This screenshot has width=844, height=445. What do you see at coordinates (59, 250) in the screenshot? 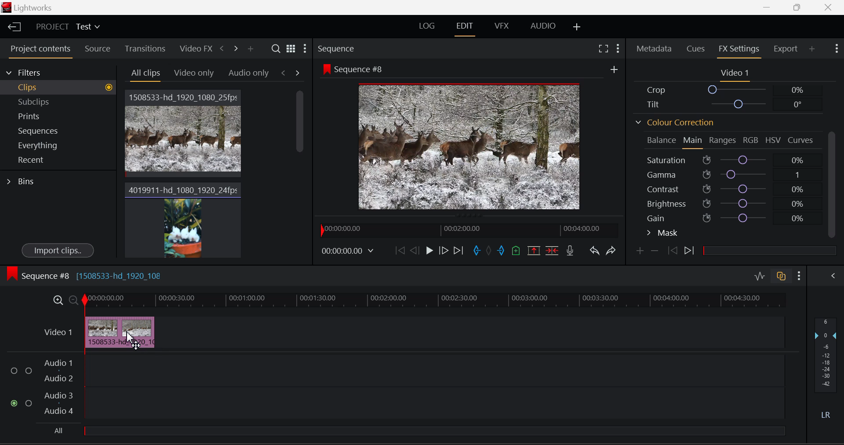
I see `Import Clips` at bounding box center [59, 250].